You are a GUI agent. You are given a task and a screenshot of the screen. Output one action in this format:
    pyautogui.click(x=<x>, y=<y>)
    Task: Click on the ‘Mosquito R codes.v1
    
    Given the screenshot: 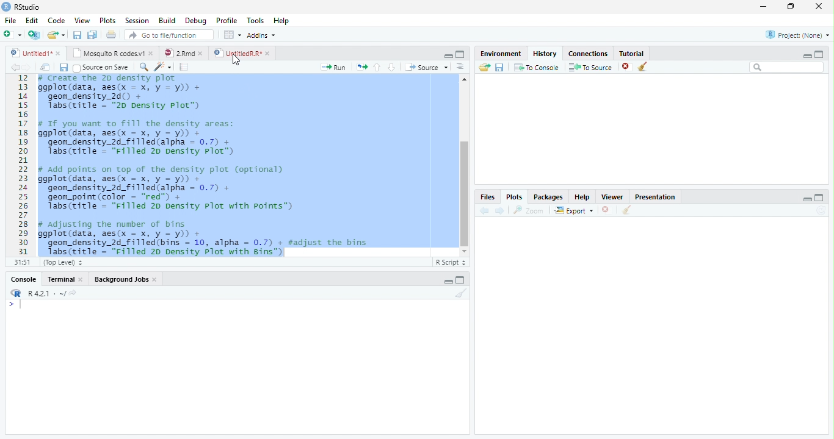 What is the action you would take?
    pyautogui.click(x=109, y=53)
    